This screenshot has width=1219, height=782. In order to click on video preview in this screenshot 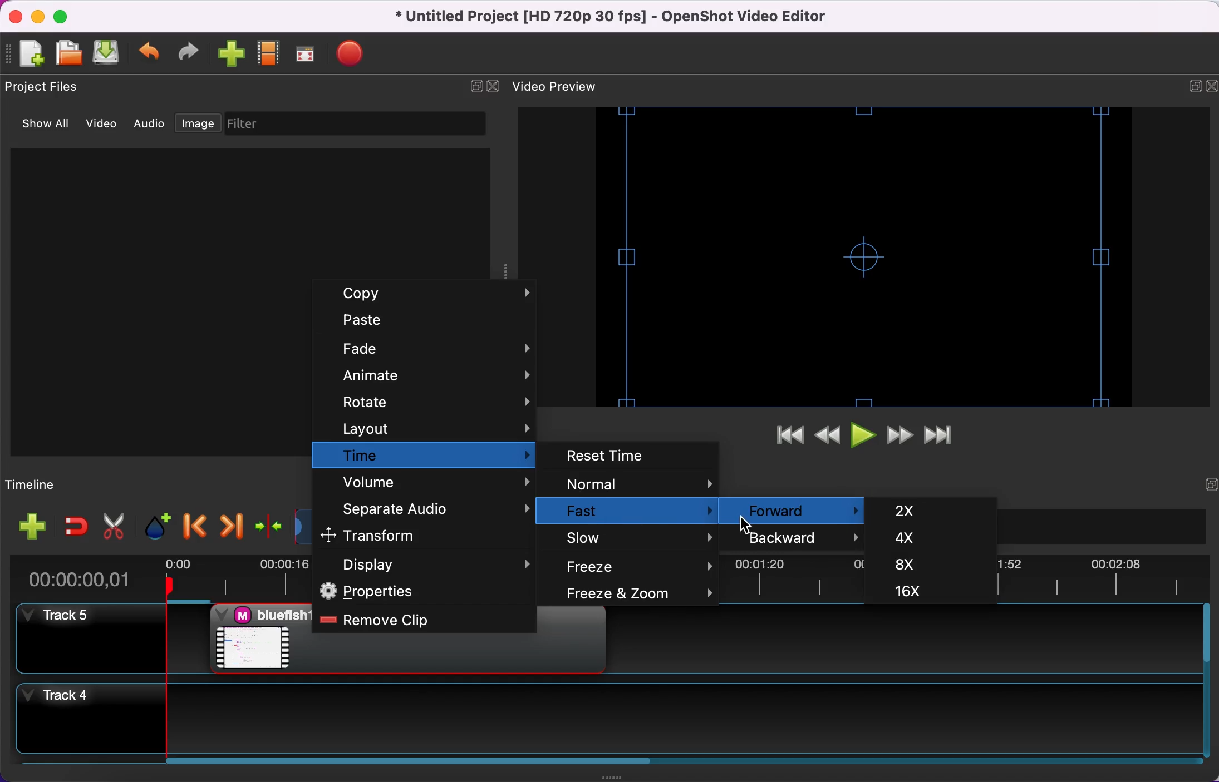, I will do `click(564, 85)`.